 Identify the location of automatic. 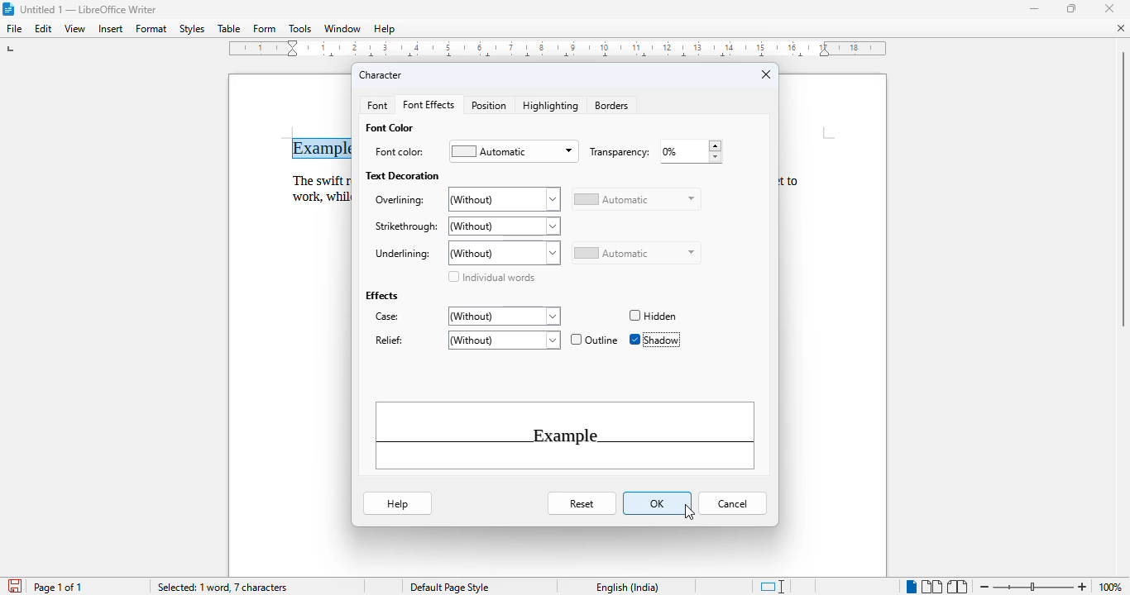
(636, 199).